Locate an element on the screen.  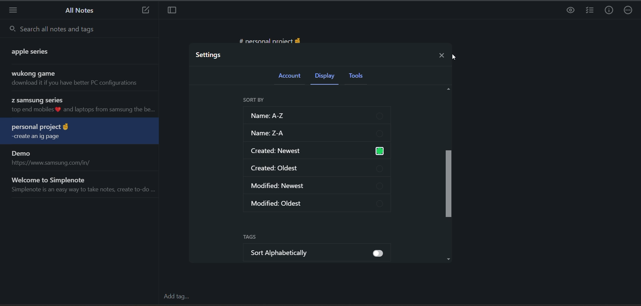
note title and preview sorted in reverse chronological order is located at coordinates (51, 132).